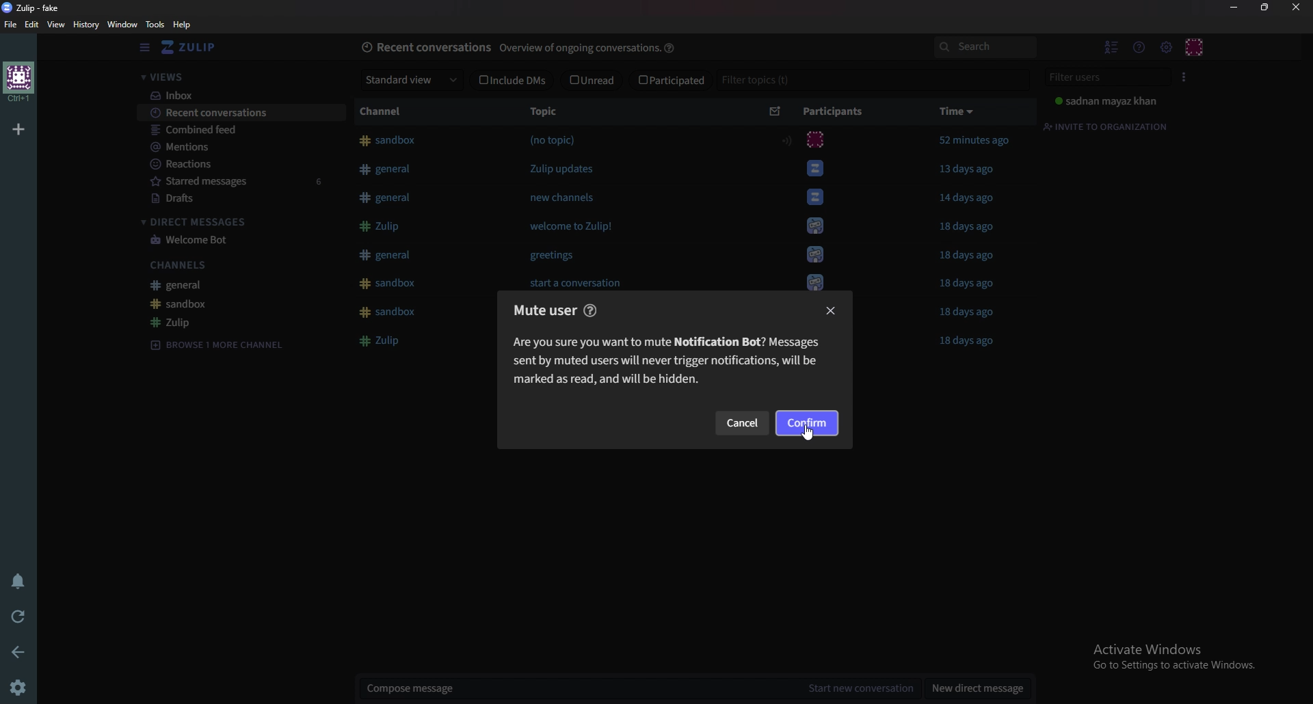 The height and width of the screenshot is (704, 1313). I want to click on Resize, so click(1264, 8).